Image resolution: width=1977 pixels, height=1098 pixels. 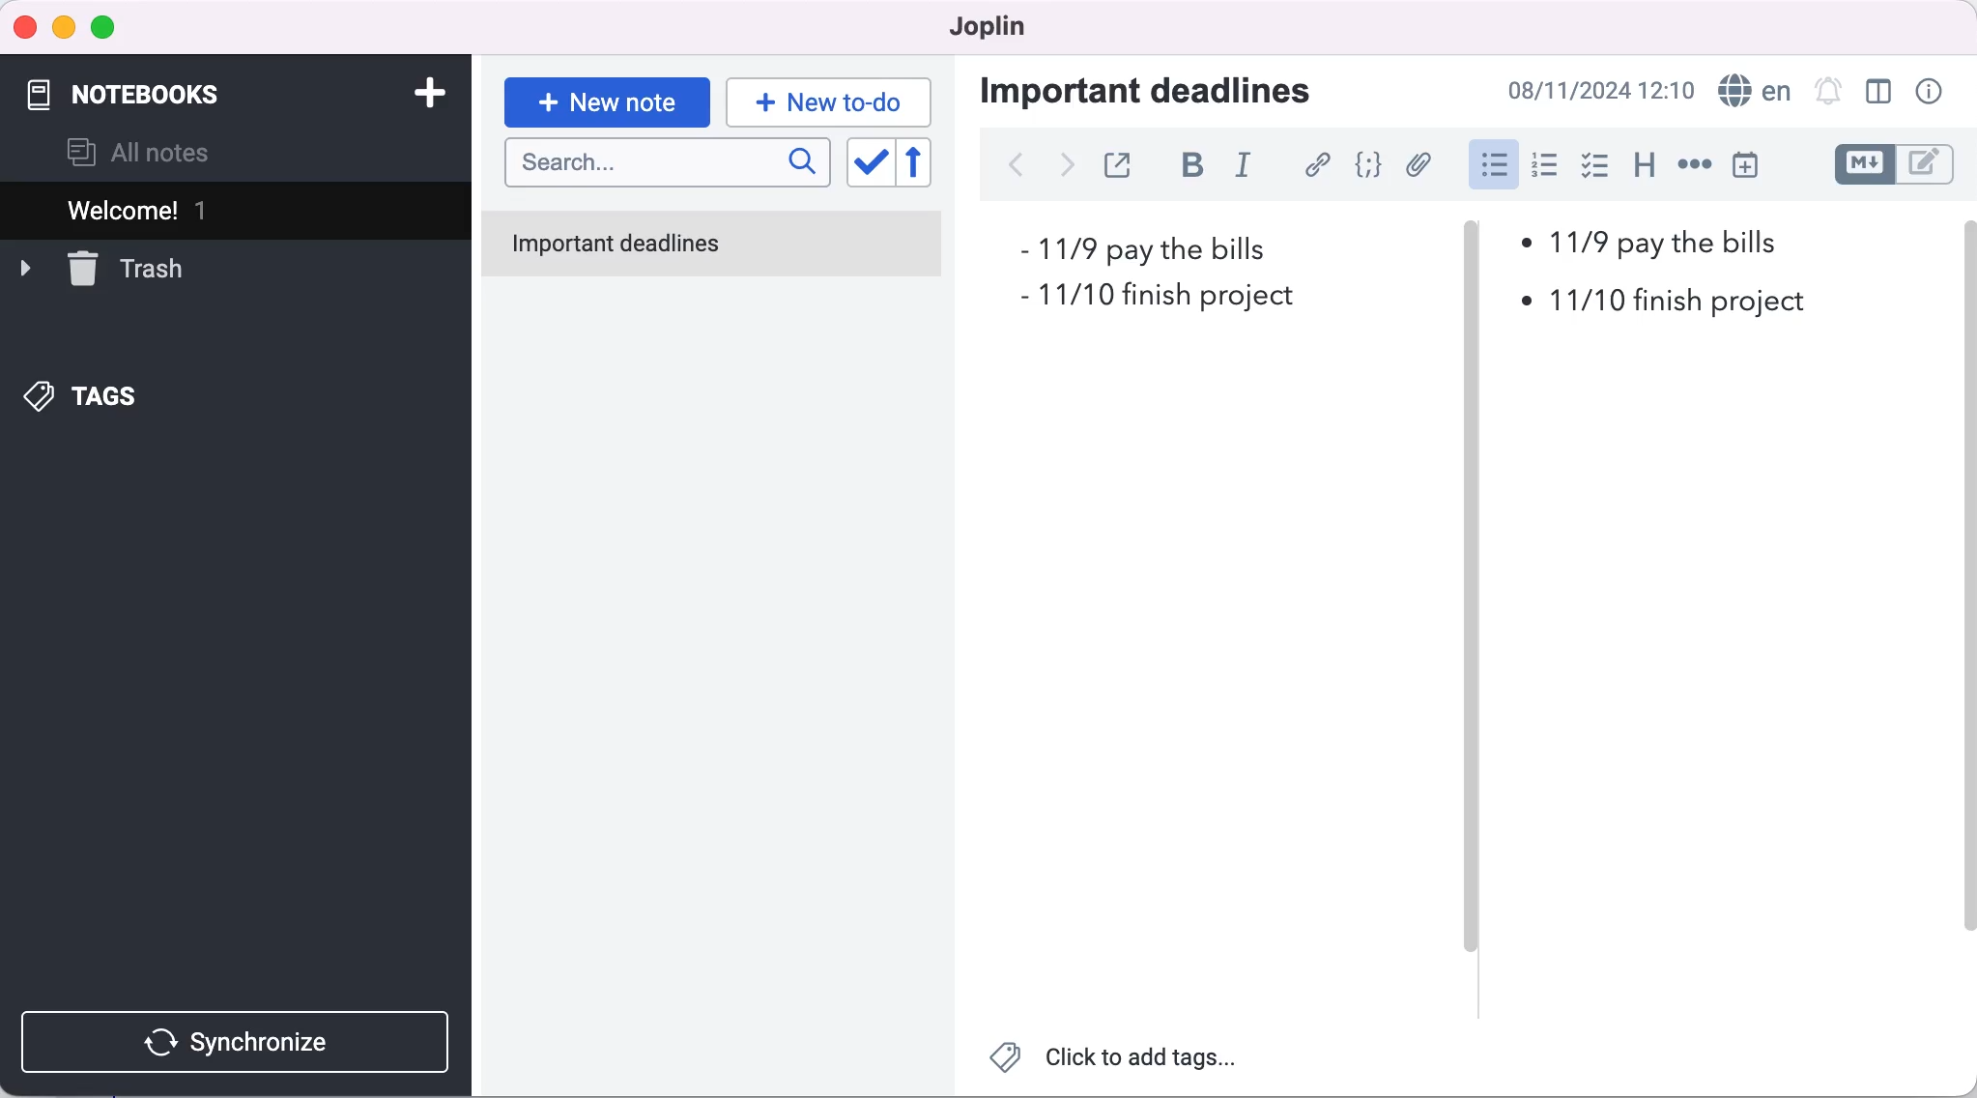 What do you see at coordinates (128, 269) in the screenshot?
I see `trash` at bounding box center [128, 269].